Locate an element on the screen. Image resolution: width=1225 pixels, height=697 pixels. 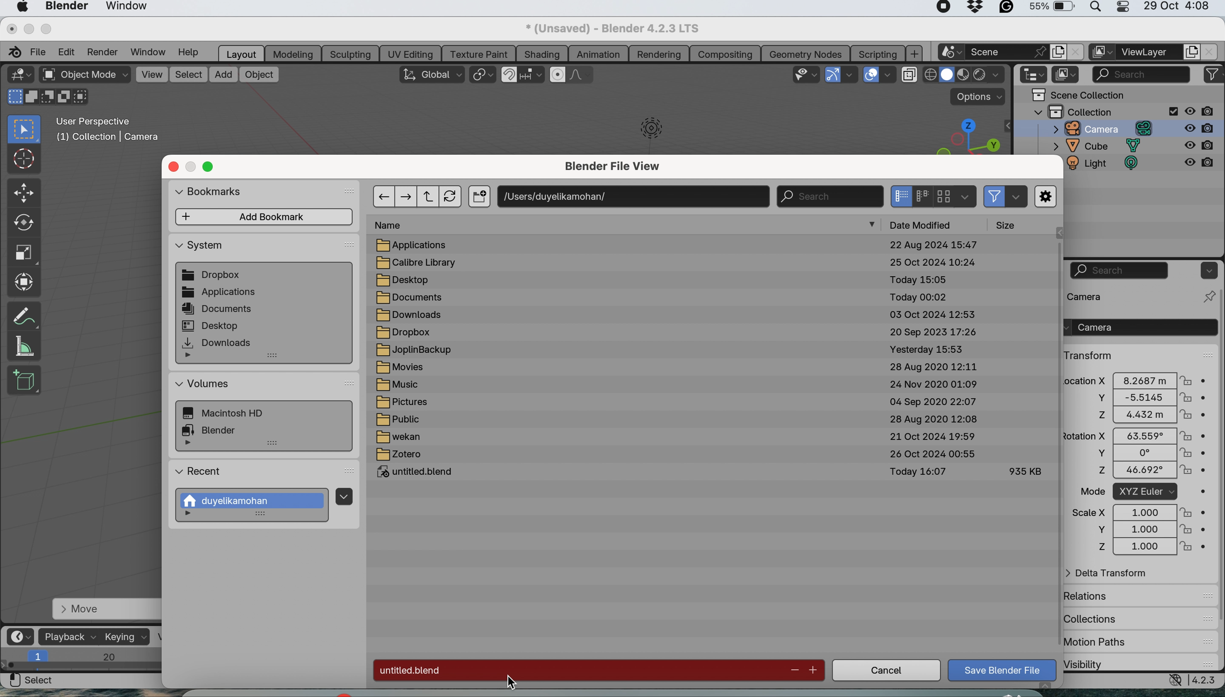
downloads is located at coordinates (409, 315).